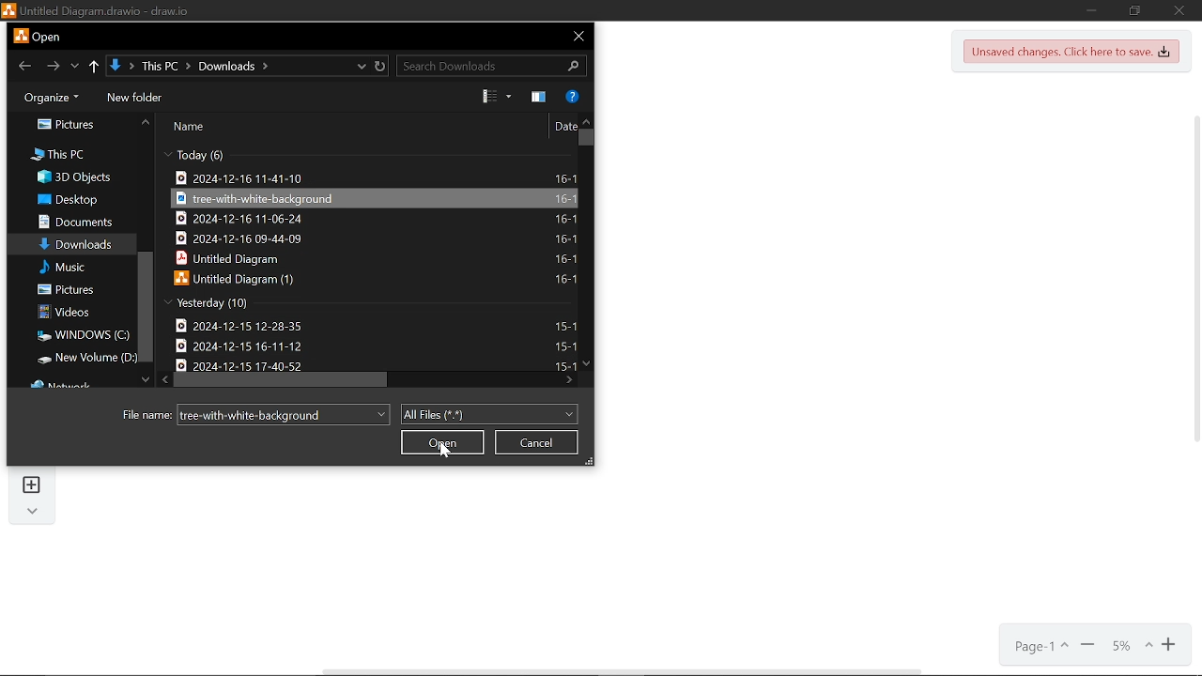 This screenshot has height=676, width=1202. I want to click on Refresh, so click(380, 69).